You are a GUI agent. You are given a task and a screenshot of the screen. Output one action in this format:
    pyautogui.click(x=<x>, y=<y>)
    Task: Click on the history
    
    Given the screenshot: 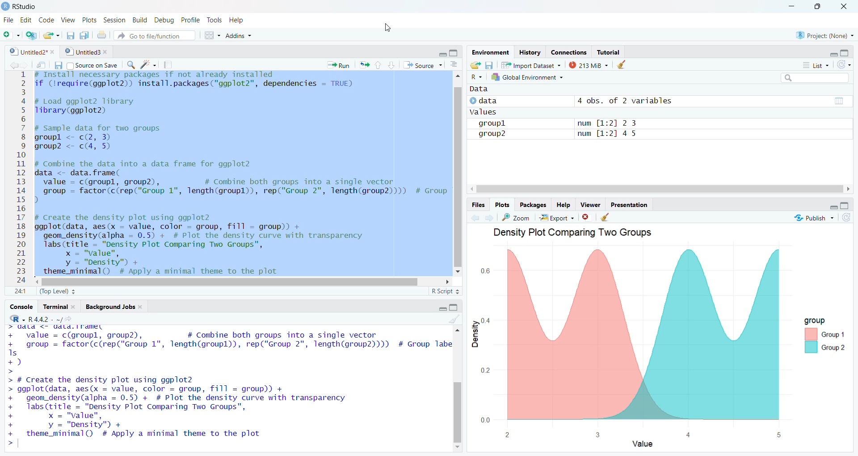 What is the action you would take?
    pyautogui.click(x=528, y=52)
    